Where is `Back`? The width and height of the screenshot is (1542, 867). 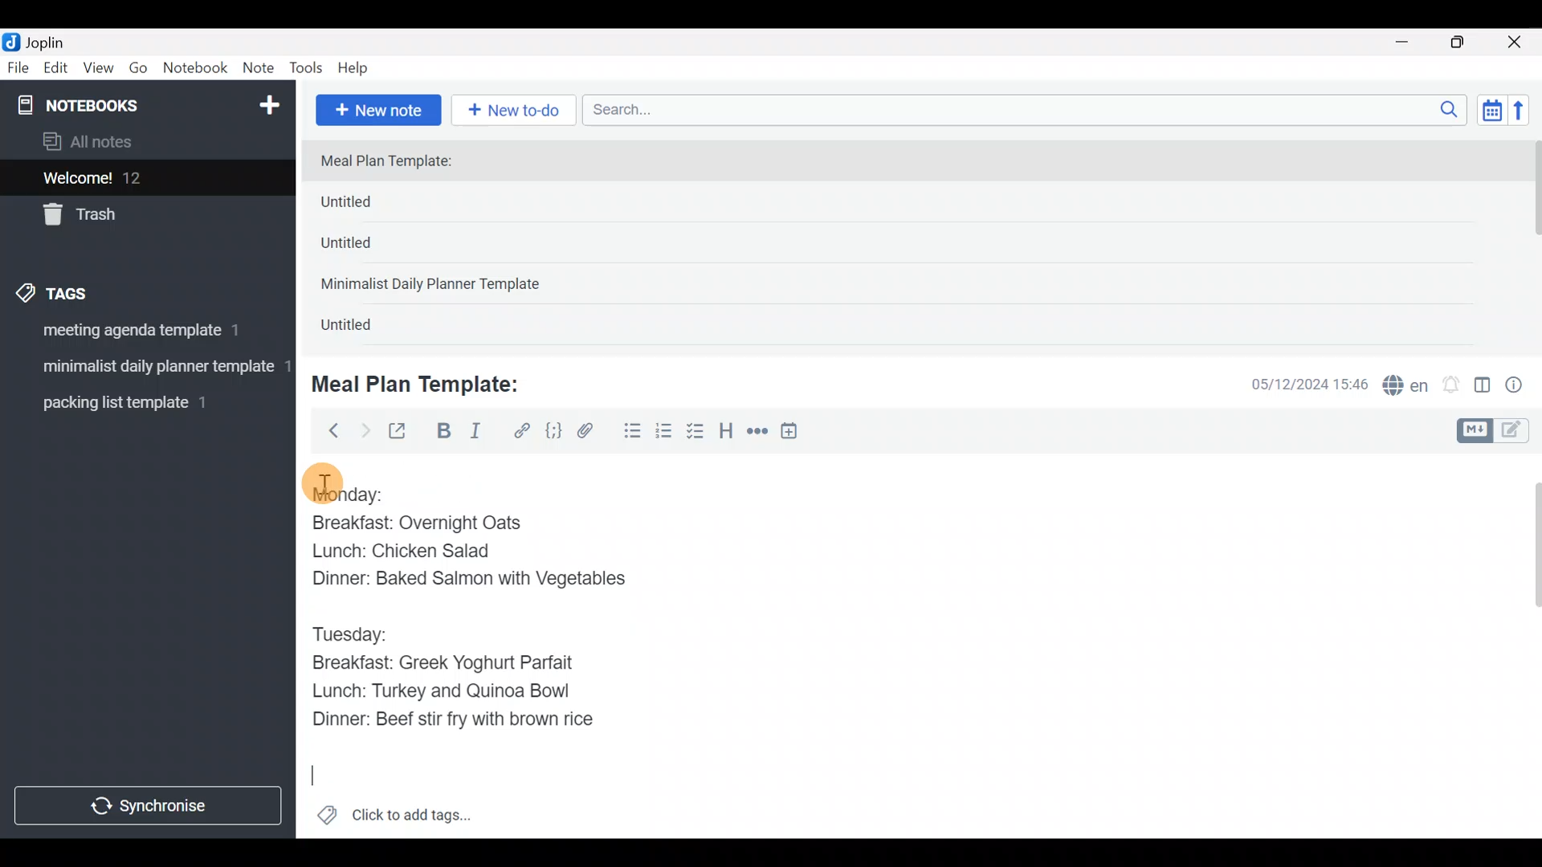
Back is located at coordinates (327, 429).